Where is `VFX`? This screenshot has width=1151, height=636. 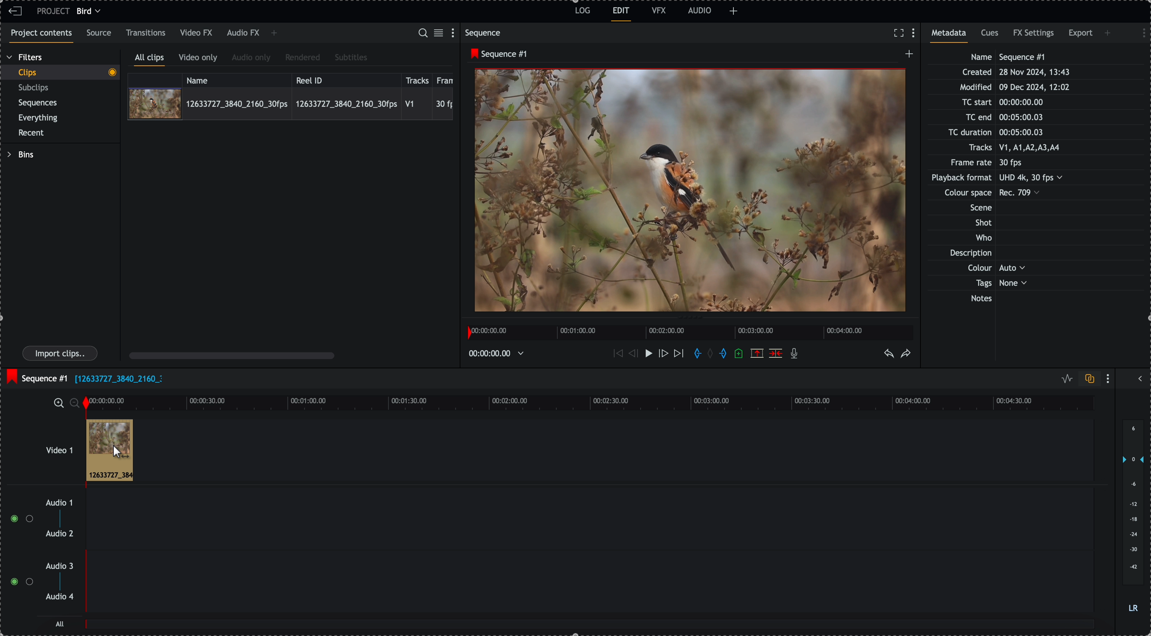 VFX is located at coordinates (659, 10).